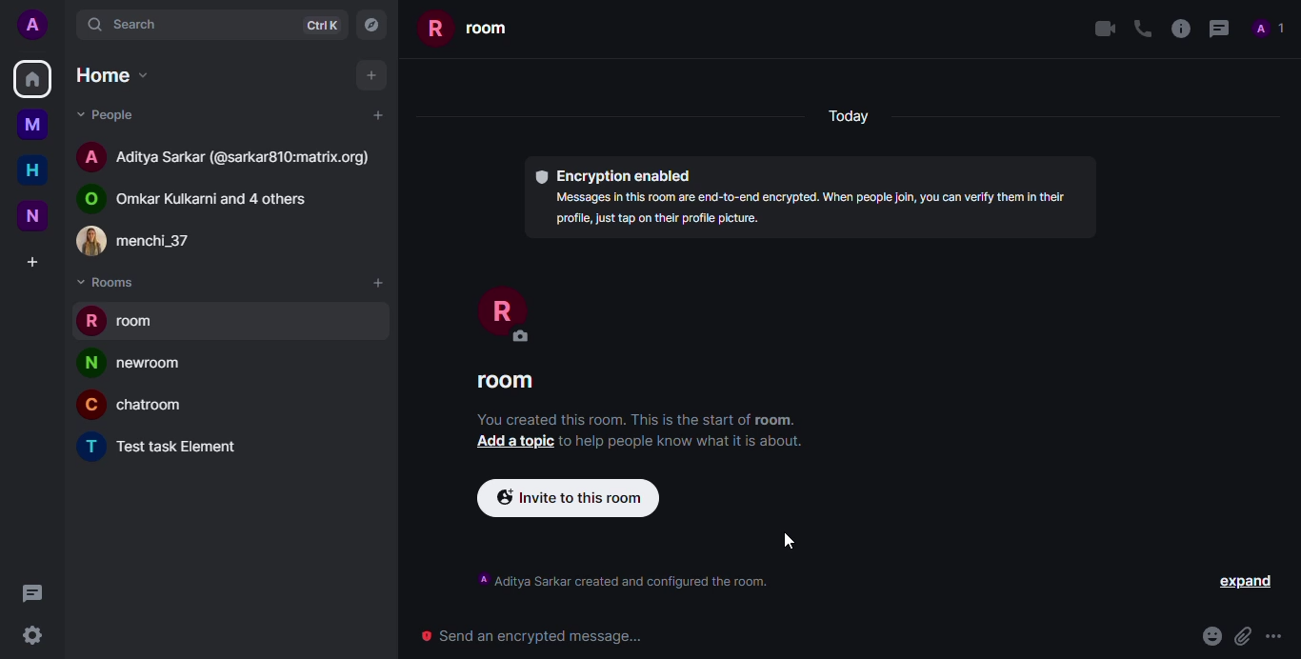 The height and width of the screenshot is (659, 1301). What do you see at coordinates (226, 154) in the screenshot?
I see `Aditya sarkar room` at bounding box center [226, 154].